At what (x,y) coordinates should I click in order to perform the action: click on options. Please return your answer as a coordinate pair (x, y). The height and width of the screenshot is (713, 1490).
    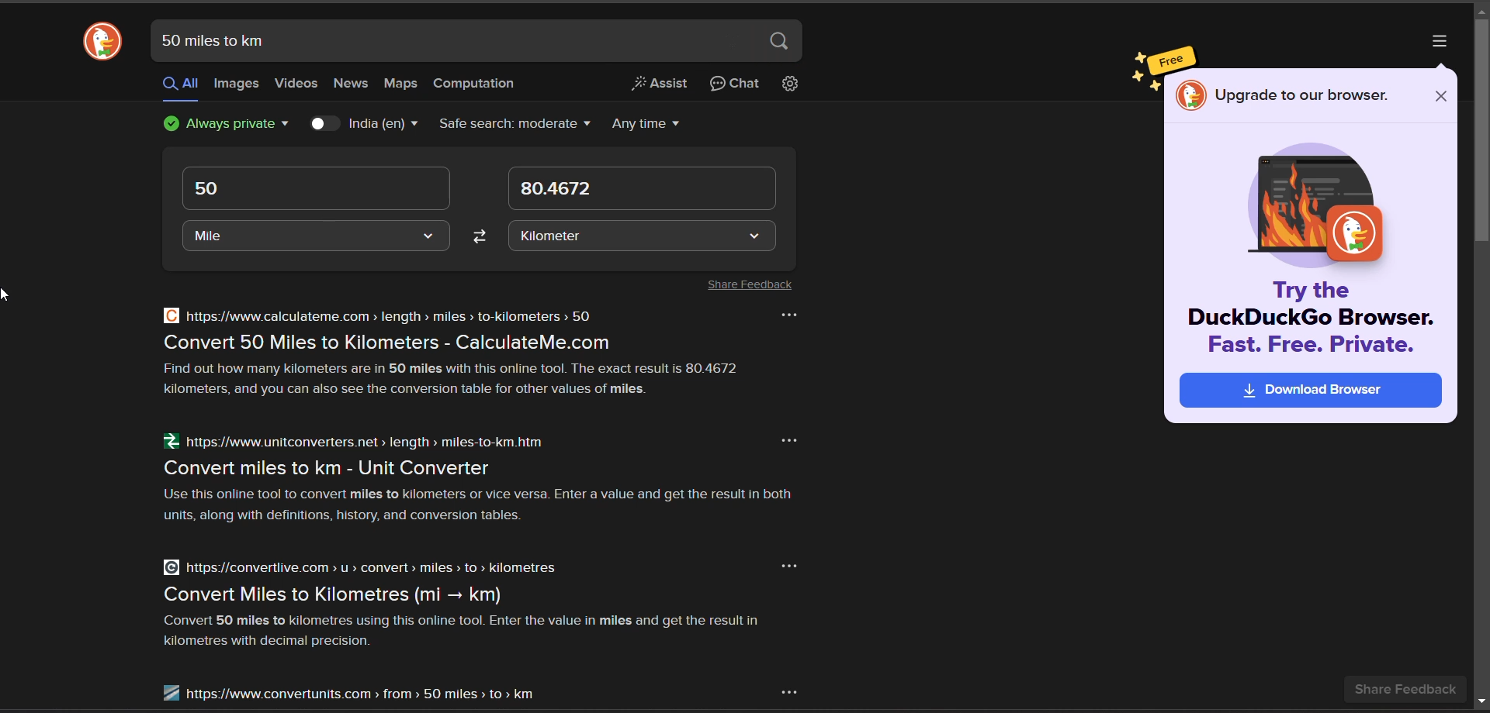
    Looking at the image, I should click on (1436, 40).